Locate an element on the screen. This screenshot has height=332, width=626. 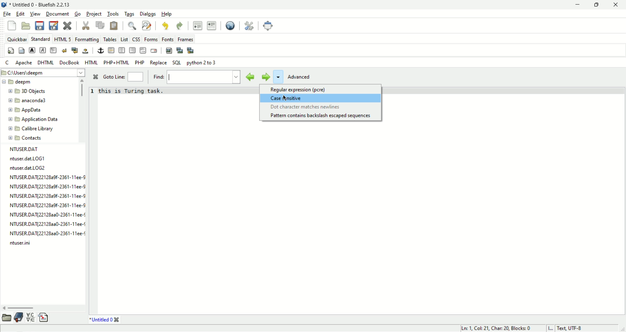
NTUSER.DAT{22128a9f-2361-11ee-S is located at coordinates (44, 178).